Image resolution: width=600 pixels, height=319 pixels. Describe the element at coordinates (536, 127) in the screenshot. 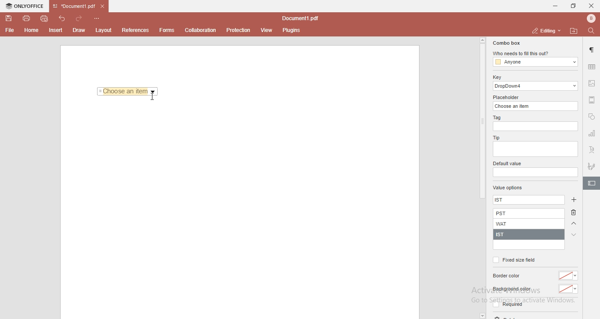

I see `empty box` at that location.